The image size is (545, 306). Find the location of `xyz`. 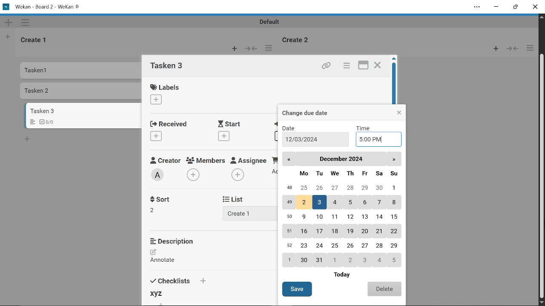

xyz is located at coordinates (160, 293).